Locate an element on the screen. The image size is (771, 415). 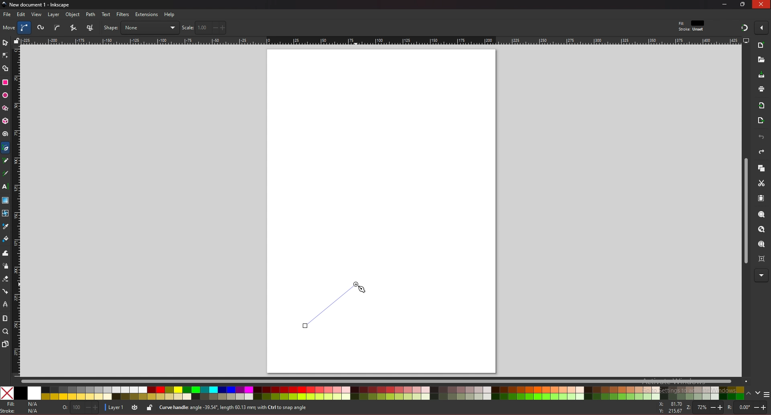
spiro path is located at coordinates (41, 28).